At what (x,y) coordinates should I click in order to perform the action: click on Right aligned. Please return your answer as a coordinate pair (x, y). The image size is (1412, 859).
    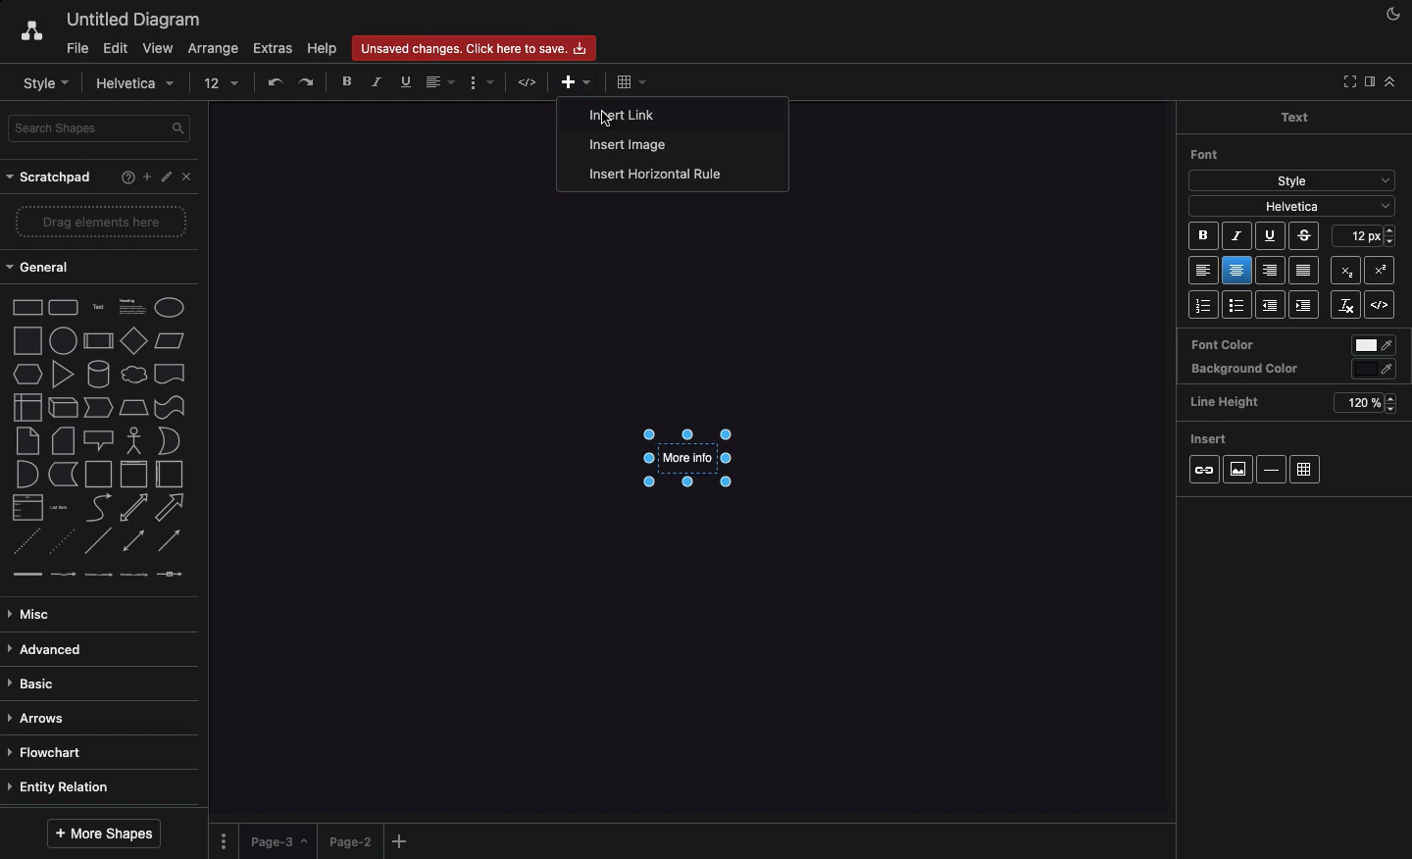
    Looking at the image, I should click on (1271, 272).